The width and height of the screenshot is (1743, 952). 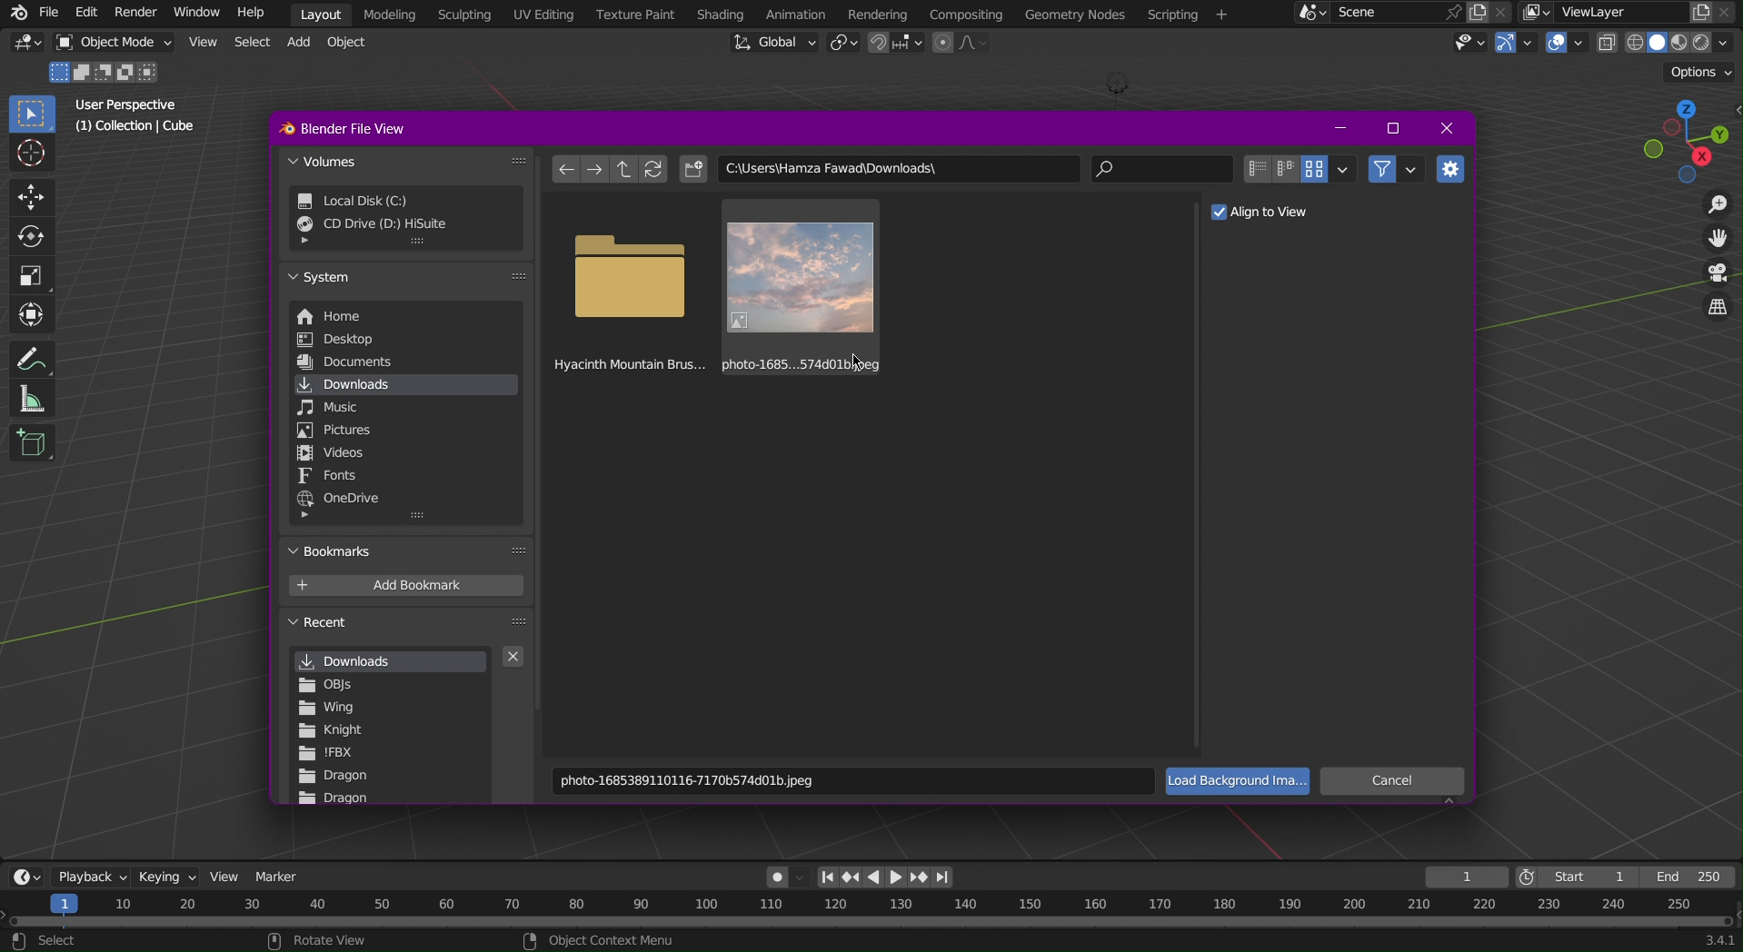 What do you see at coordinates (694, 172) in the screenshot?
I see `New Folder` at bounding box center [694, 172].